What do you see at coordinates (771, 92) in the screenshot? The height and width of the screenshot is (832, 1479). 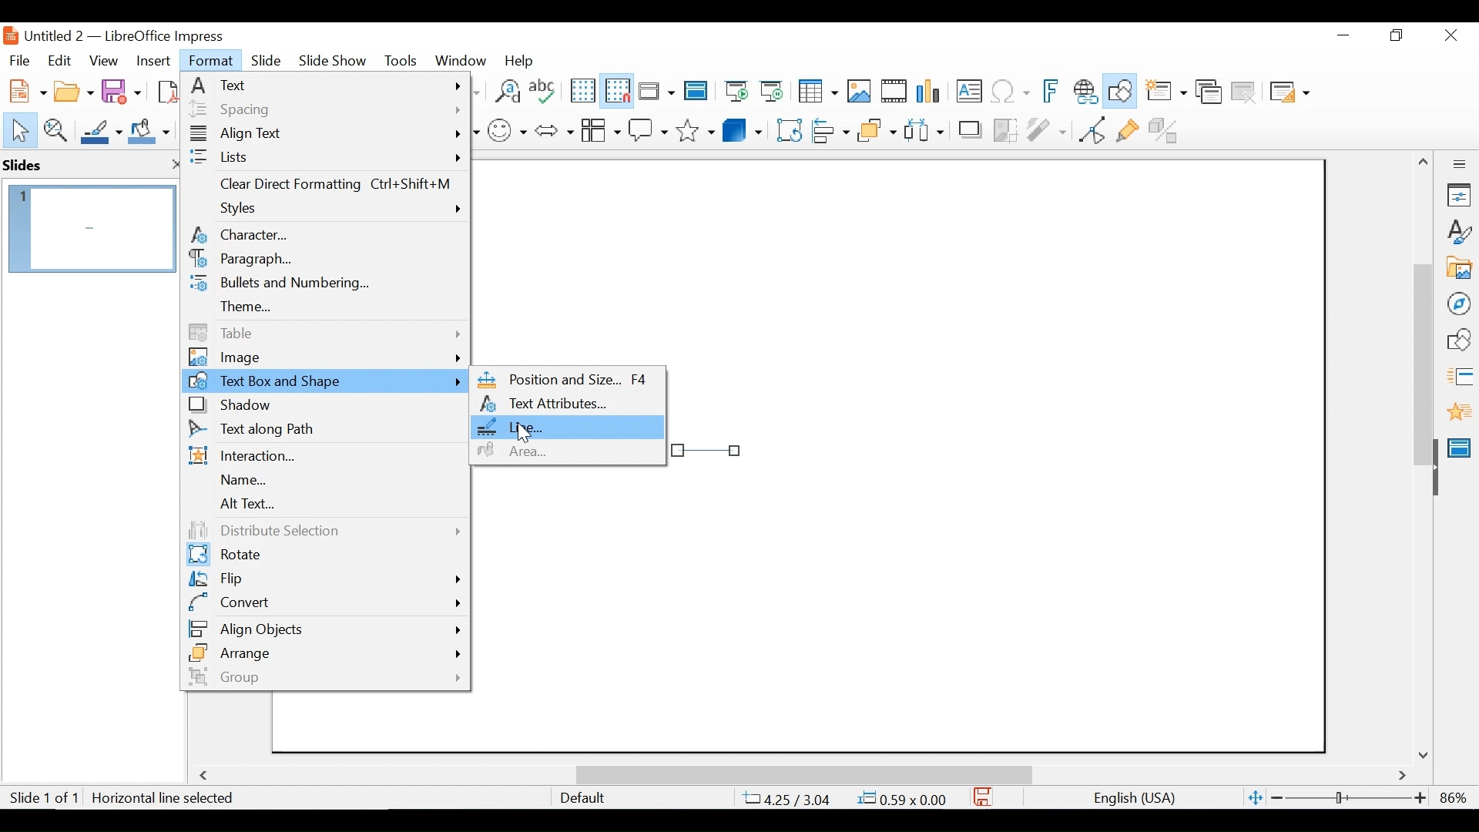 I see `Start from Current Slide` at bounding box center [771, 92].